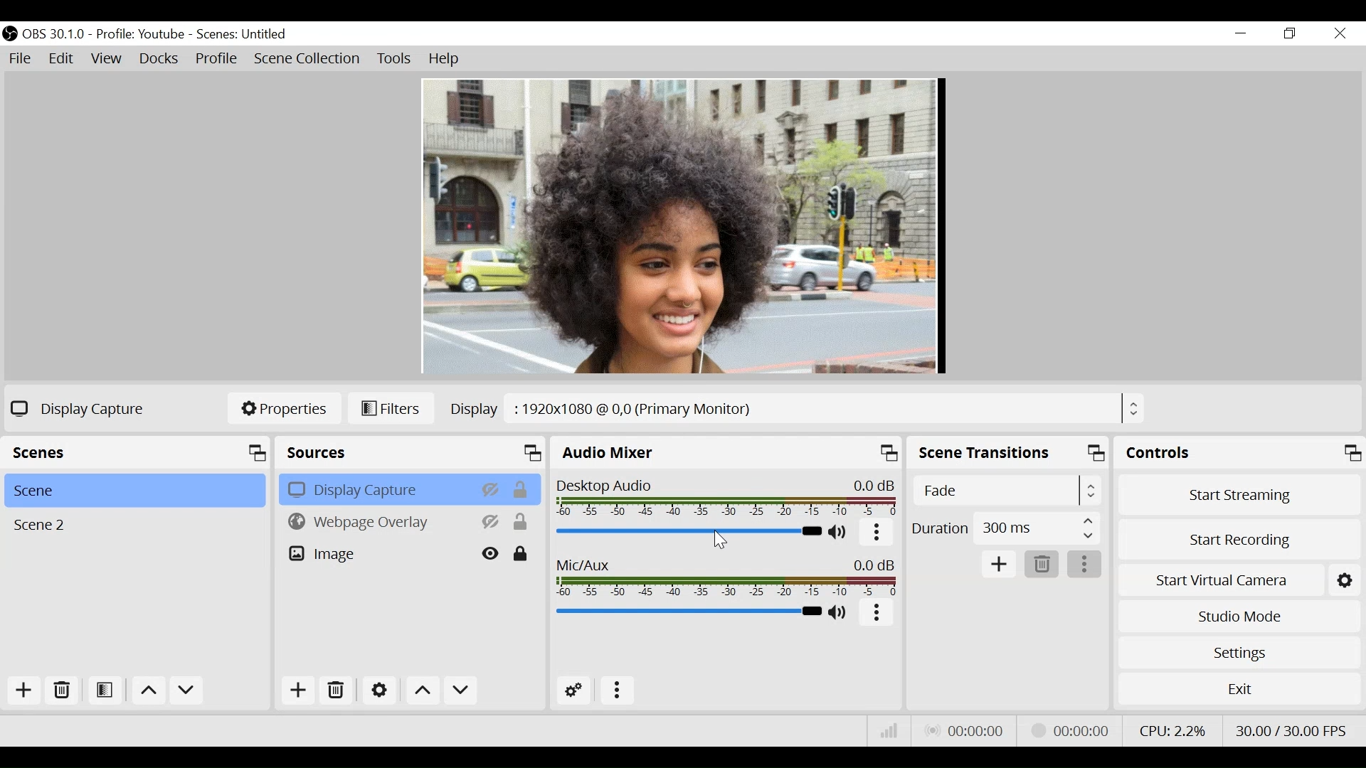 The width and height of the screenshot is (1366, 768). Describe the element at coordinates (216, 59) in the screenshot. I see `Profile` at that location.